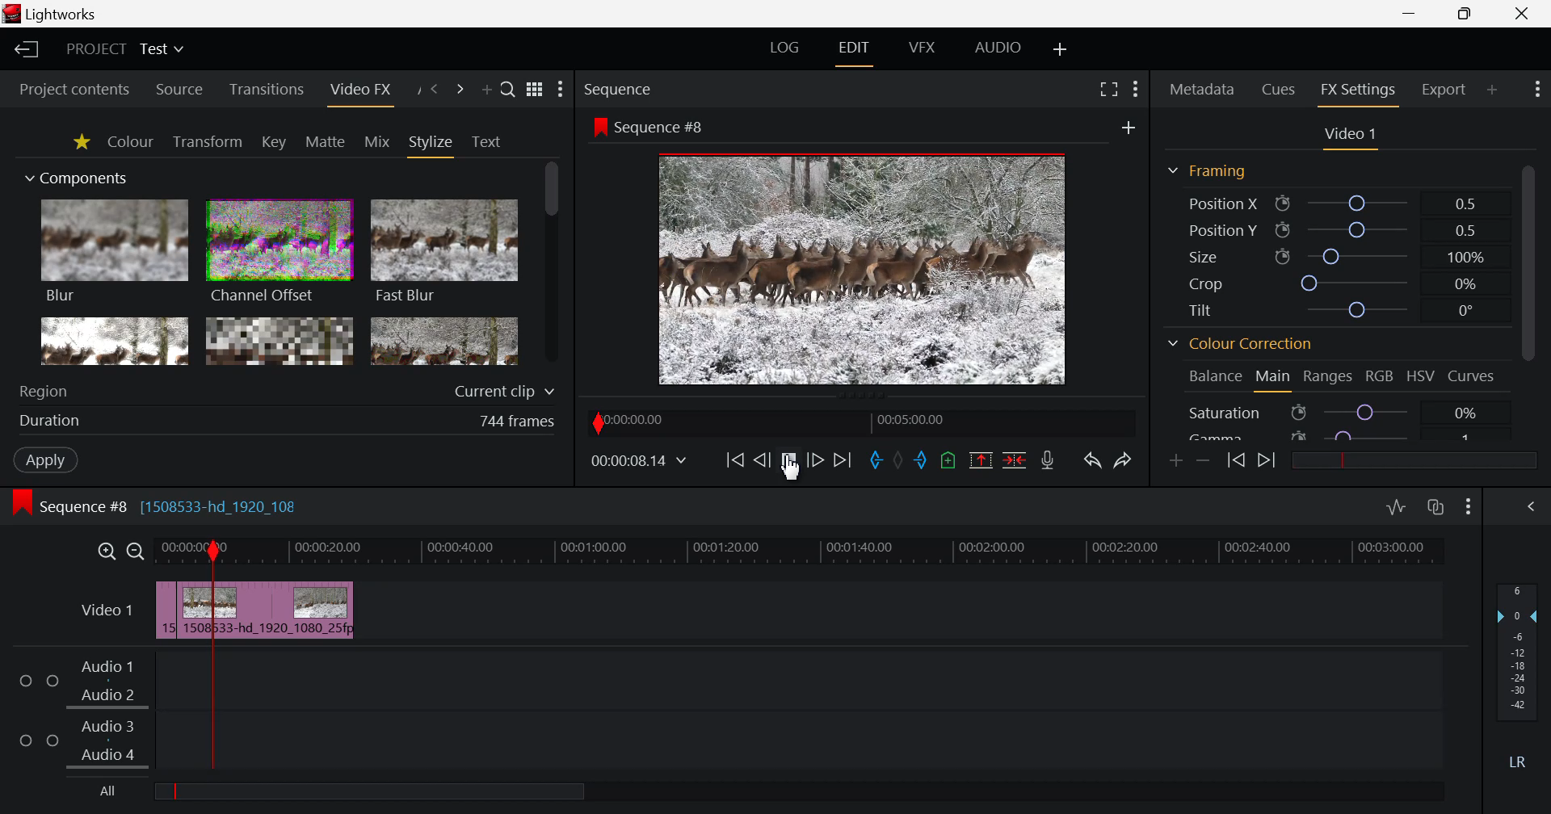  Describe the element at coordinates (288, 390) in the screenshot. I see `Region` at that location.